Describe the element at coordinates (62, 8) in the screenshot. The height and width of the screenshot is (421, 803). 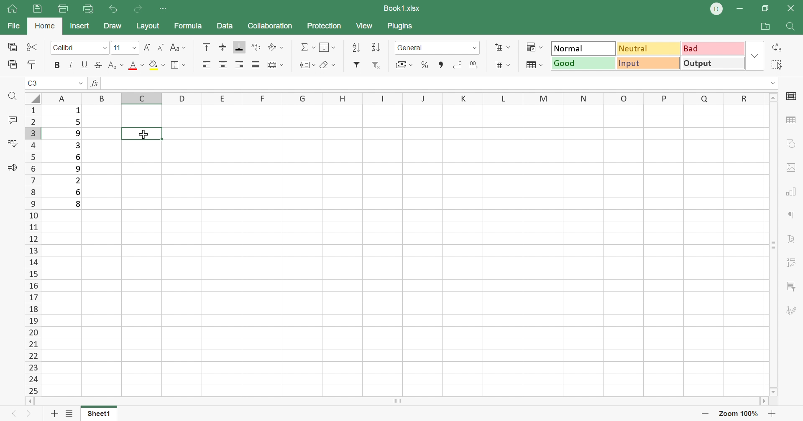
I see `Print file` at that location.